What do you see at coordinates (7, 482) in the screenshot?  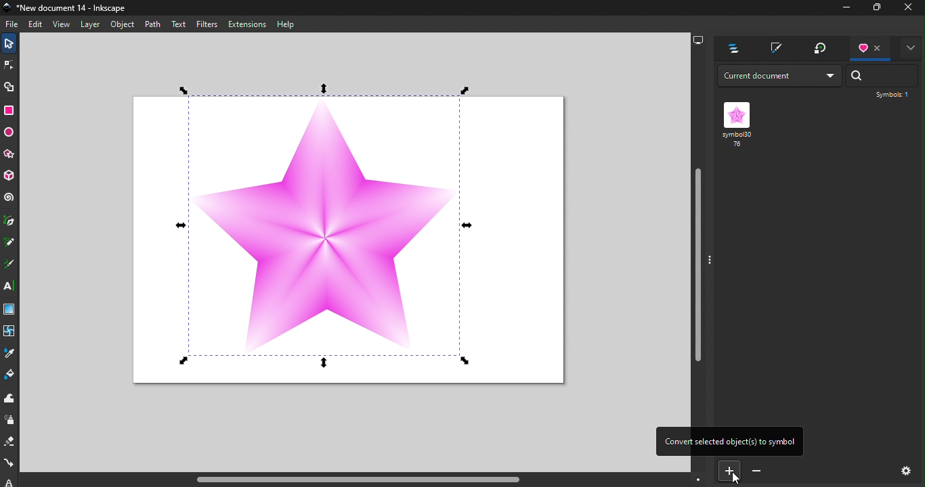 I see `lpe` at bounding box center [7, 482].